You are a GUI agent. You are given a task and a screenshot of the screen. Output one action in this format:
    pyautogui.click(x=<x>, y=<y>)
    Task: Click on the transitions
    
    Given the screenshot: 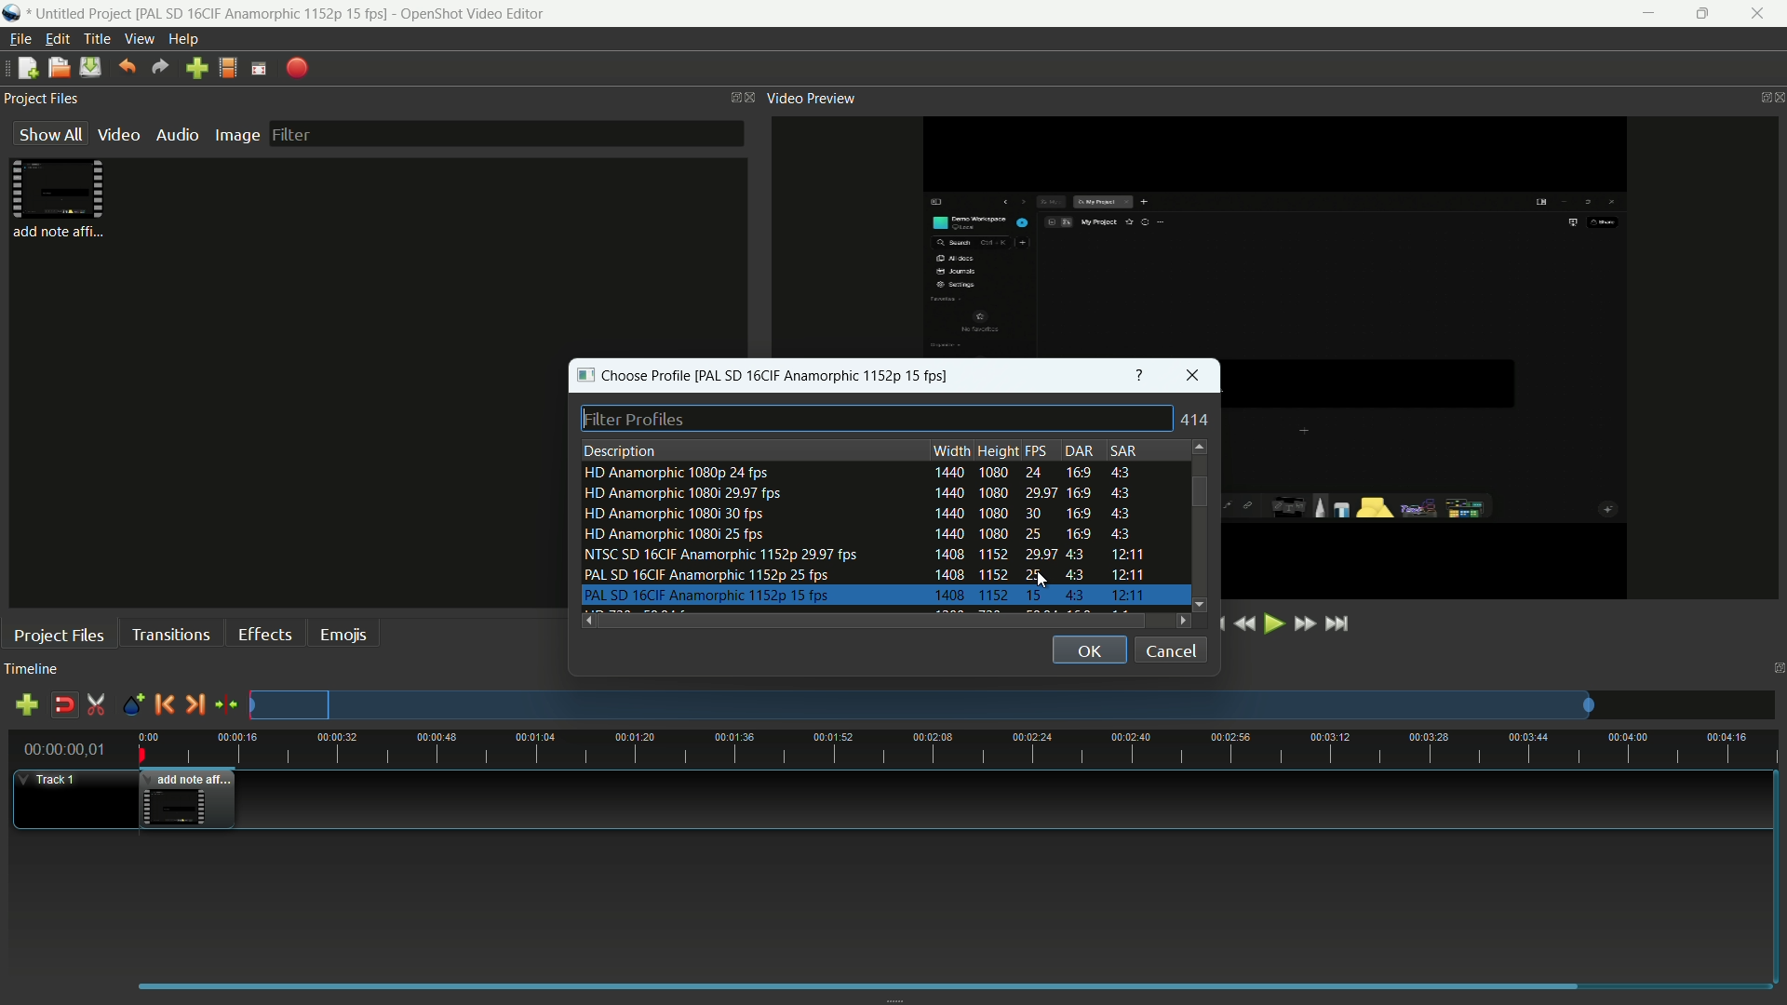 What is the action you would take?
    pyautogui.click(x=170, y=634)
    